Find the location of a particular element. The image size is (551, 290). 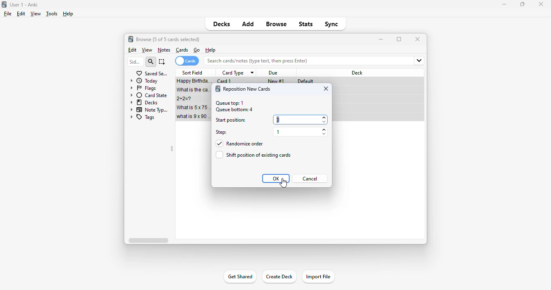

cards is located at coordinates (182, 50).